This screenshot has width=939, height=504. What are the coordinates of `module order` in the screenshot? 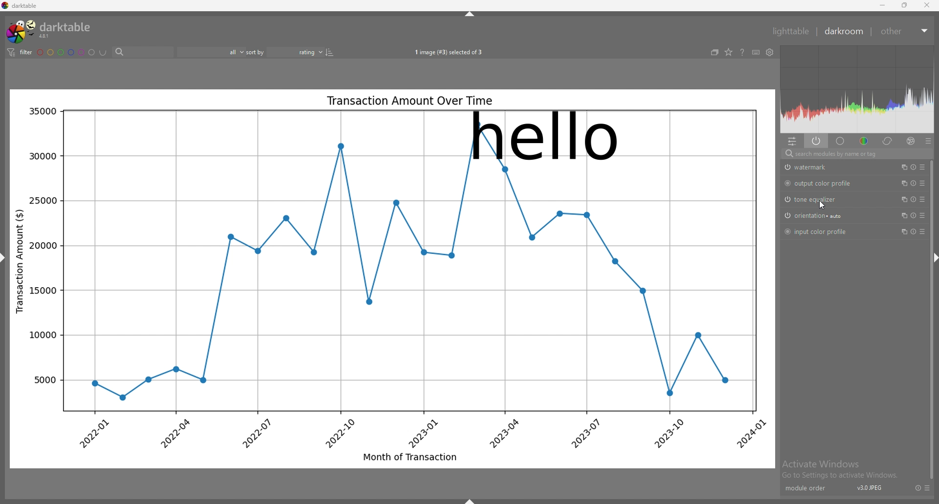 It's located at (807, 488).